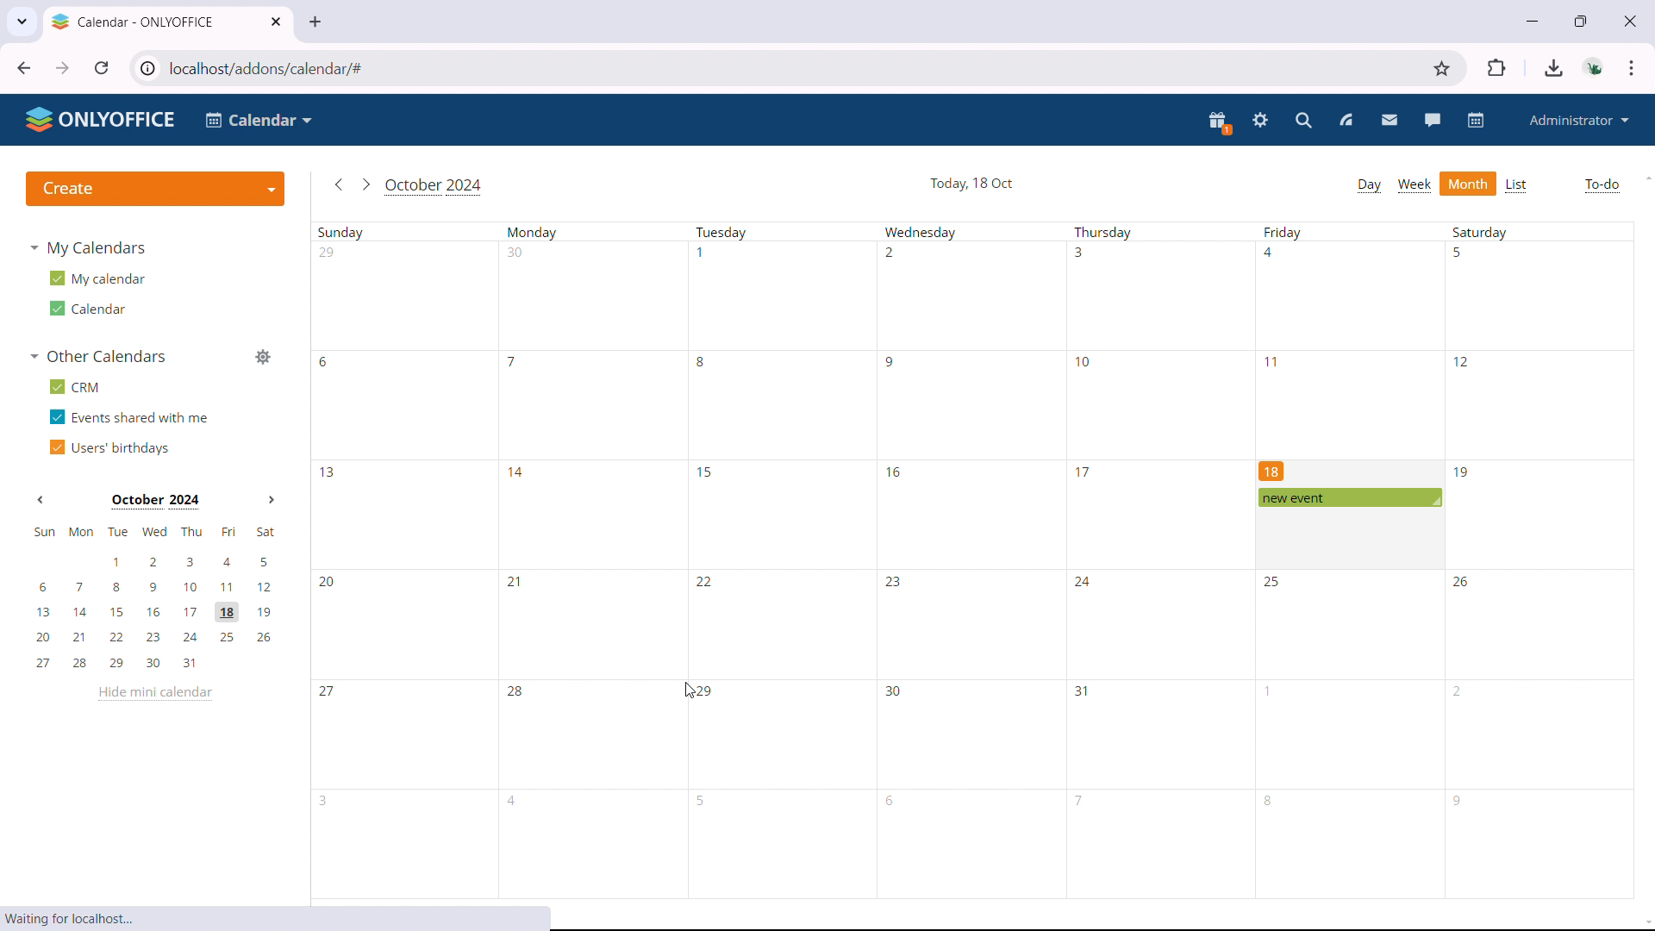 Image resolution: width=1655 pixels, height=931 pixels. Describe the element at coordinates (275, 22) in the screenshot. I see `close tab` at that location.